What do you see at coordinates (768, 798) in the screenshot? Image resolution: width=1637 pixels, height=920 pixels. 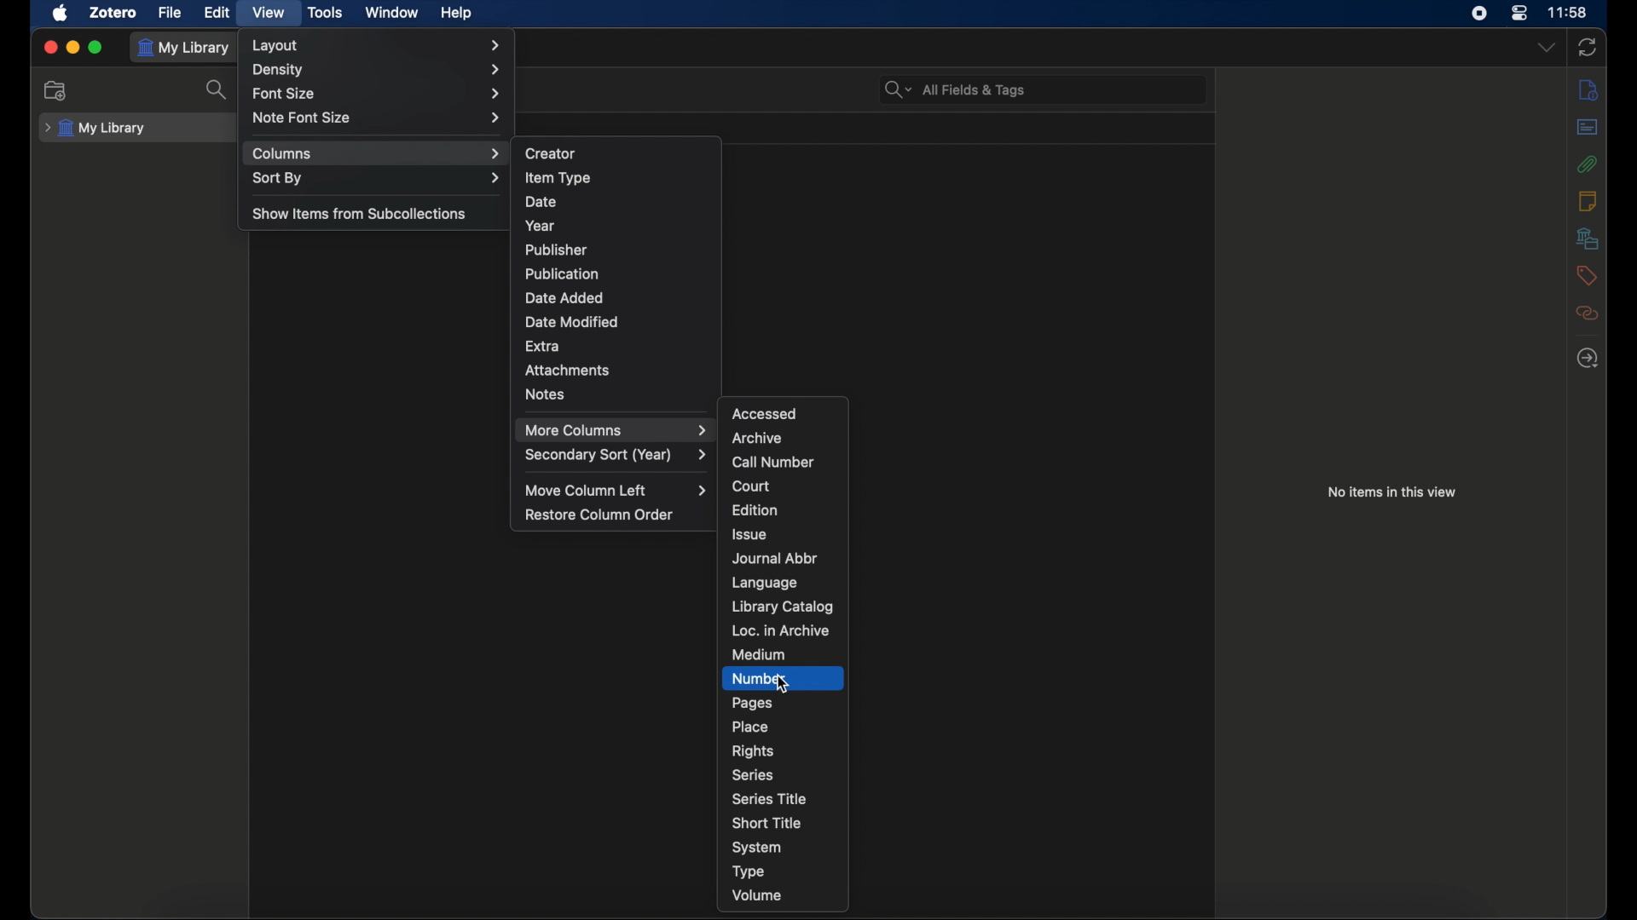 I see `series title` at bounding box center [768, 798].